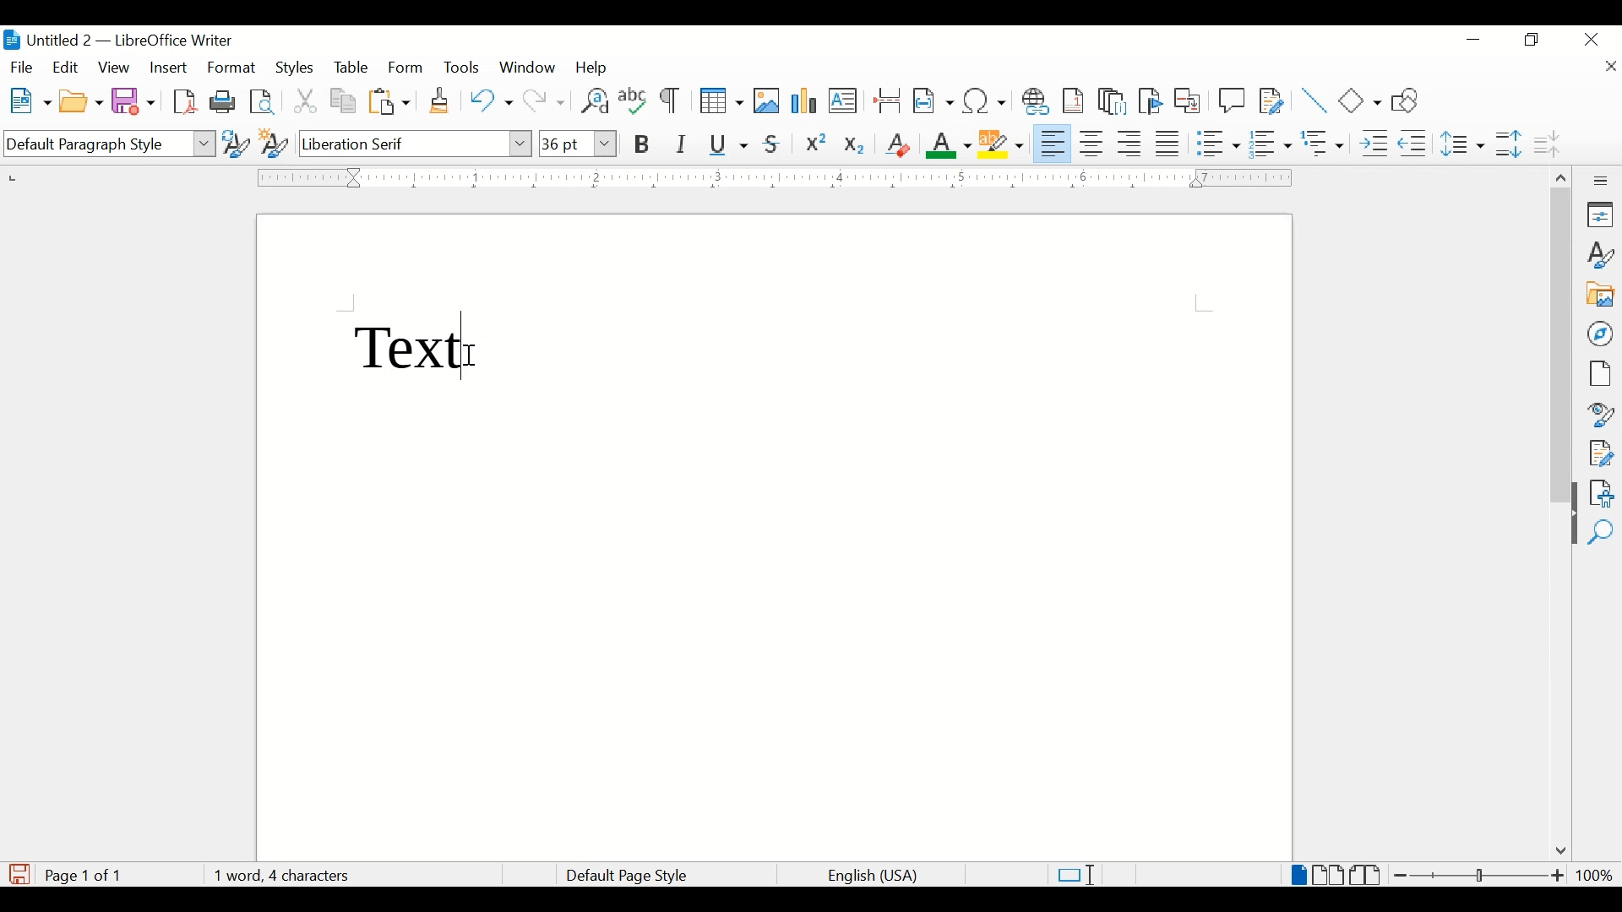 Image resolution: width=1622 pixels, height=912 pixels. Describe the element at coordinates (1464, 144) in the screenshot. I see `set line spacing` at that location.